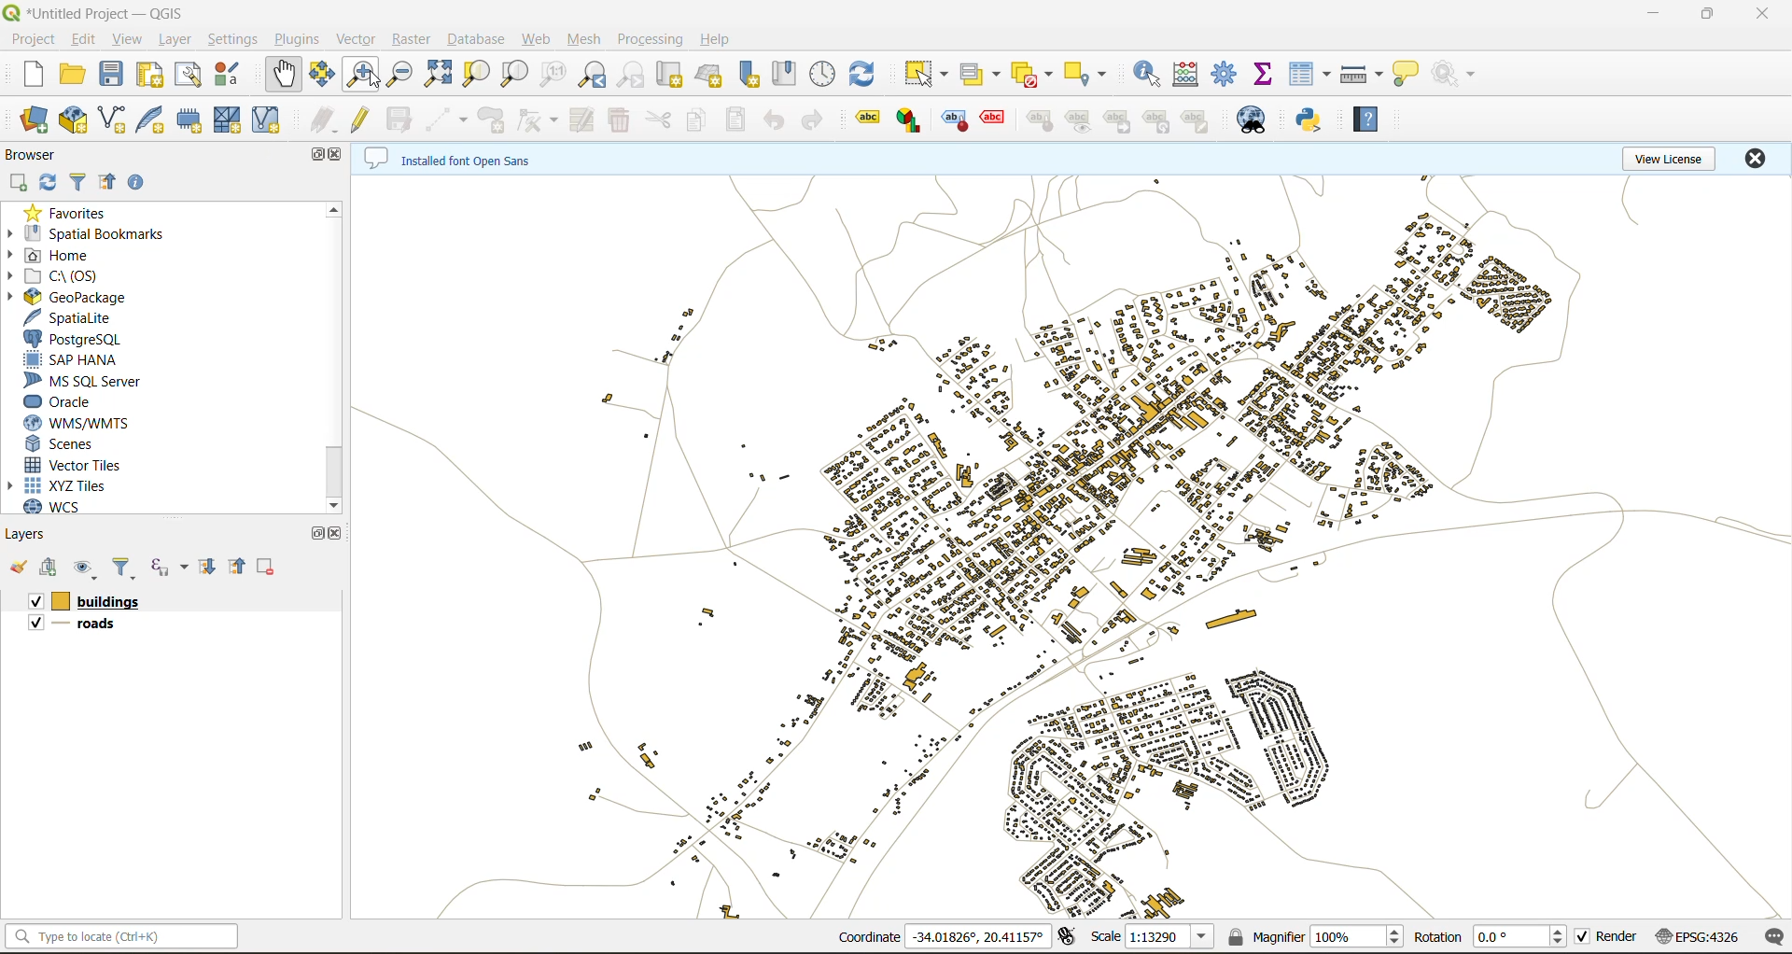 The image size is (1792, 954). Describe the element at coordinates (656, 121) in the screenshot. I see `cut` at that location.